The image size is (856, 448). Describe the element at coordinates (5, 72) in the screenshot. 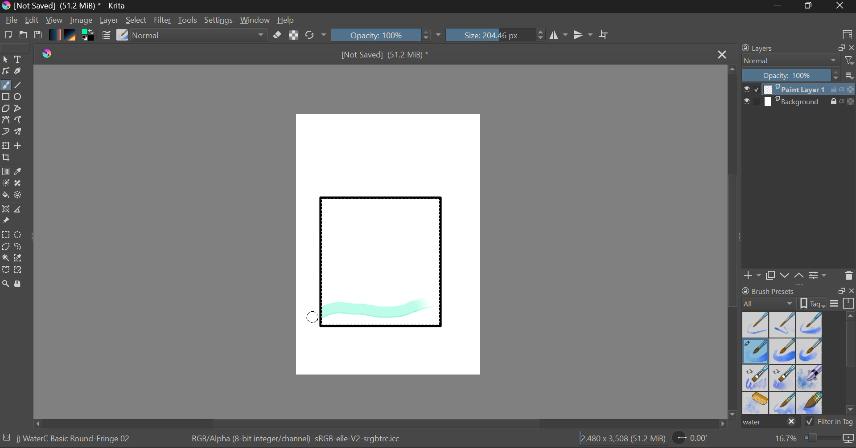

I see `Edit Shapes` at that location.